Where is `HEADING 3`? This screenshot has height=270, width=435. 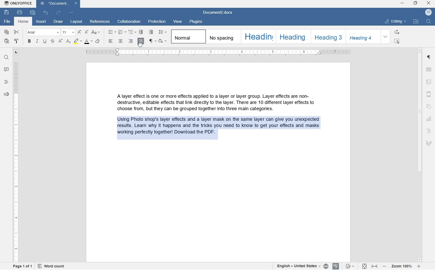 HEADING 3 is located at coordinates (327, 36).